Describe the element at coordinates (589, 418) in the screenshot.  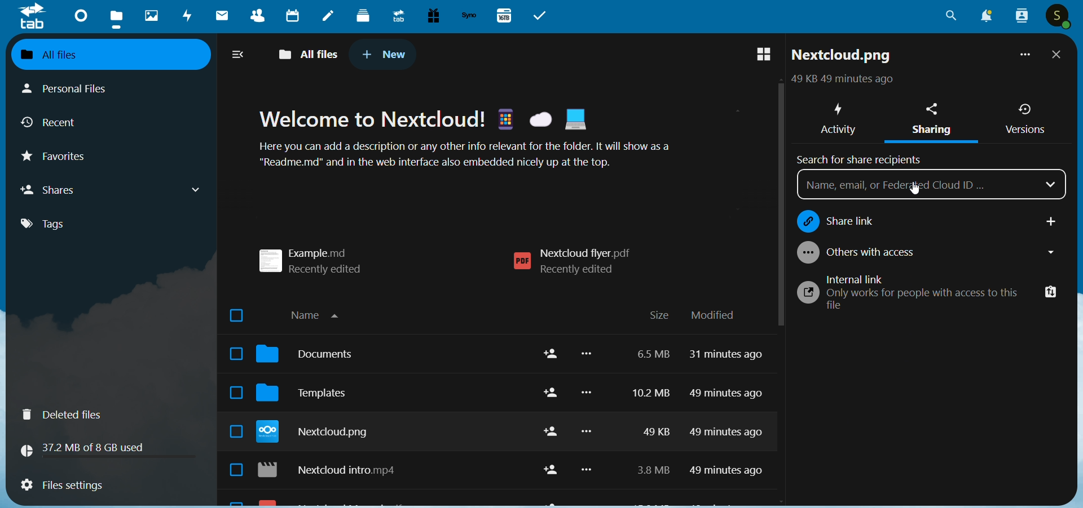
I see `more` at that location.